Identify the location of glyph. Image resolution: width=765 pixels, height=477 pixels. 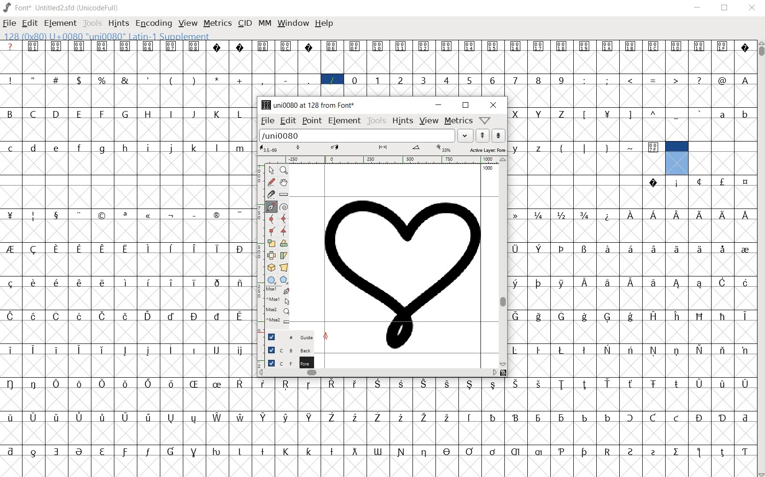
(746, 182).